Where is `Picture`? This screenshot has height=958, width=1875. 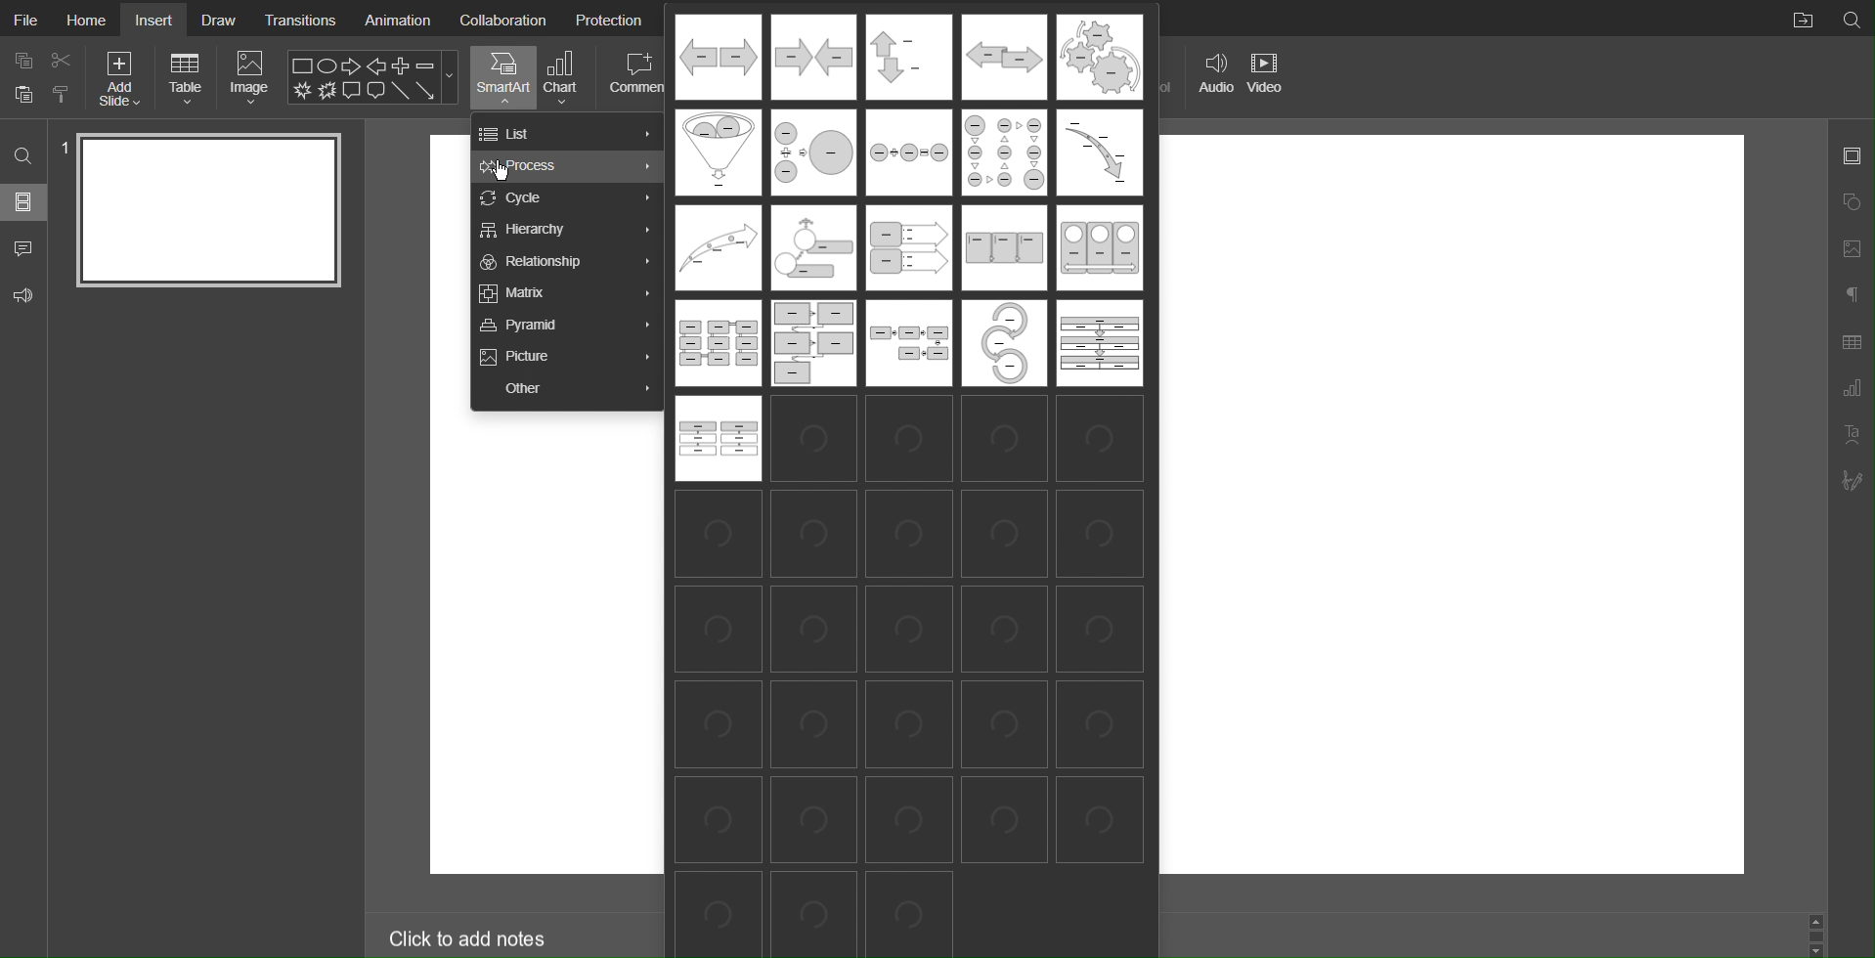
Picture is located at coordinates (566, 357).